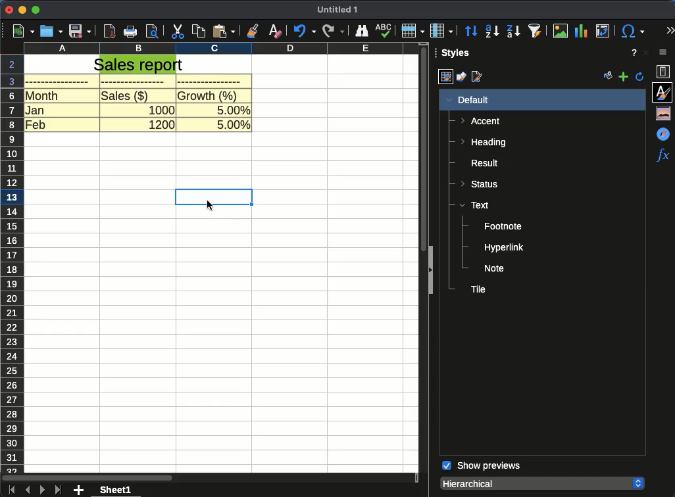  What do you see at coordinates (214, 195) in the screenshot?
I see `cell selected` at bounding box center [214, 195].